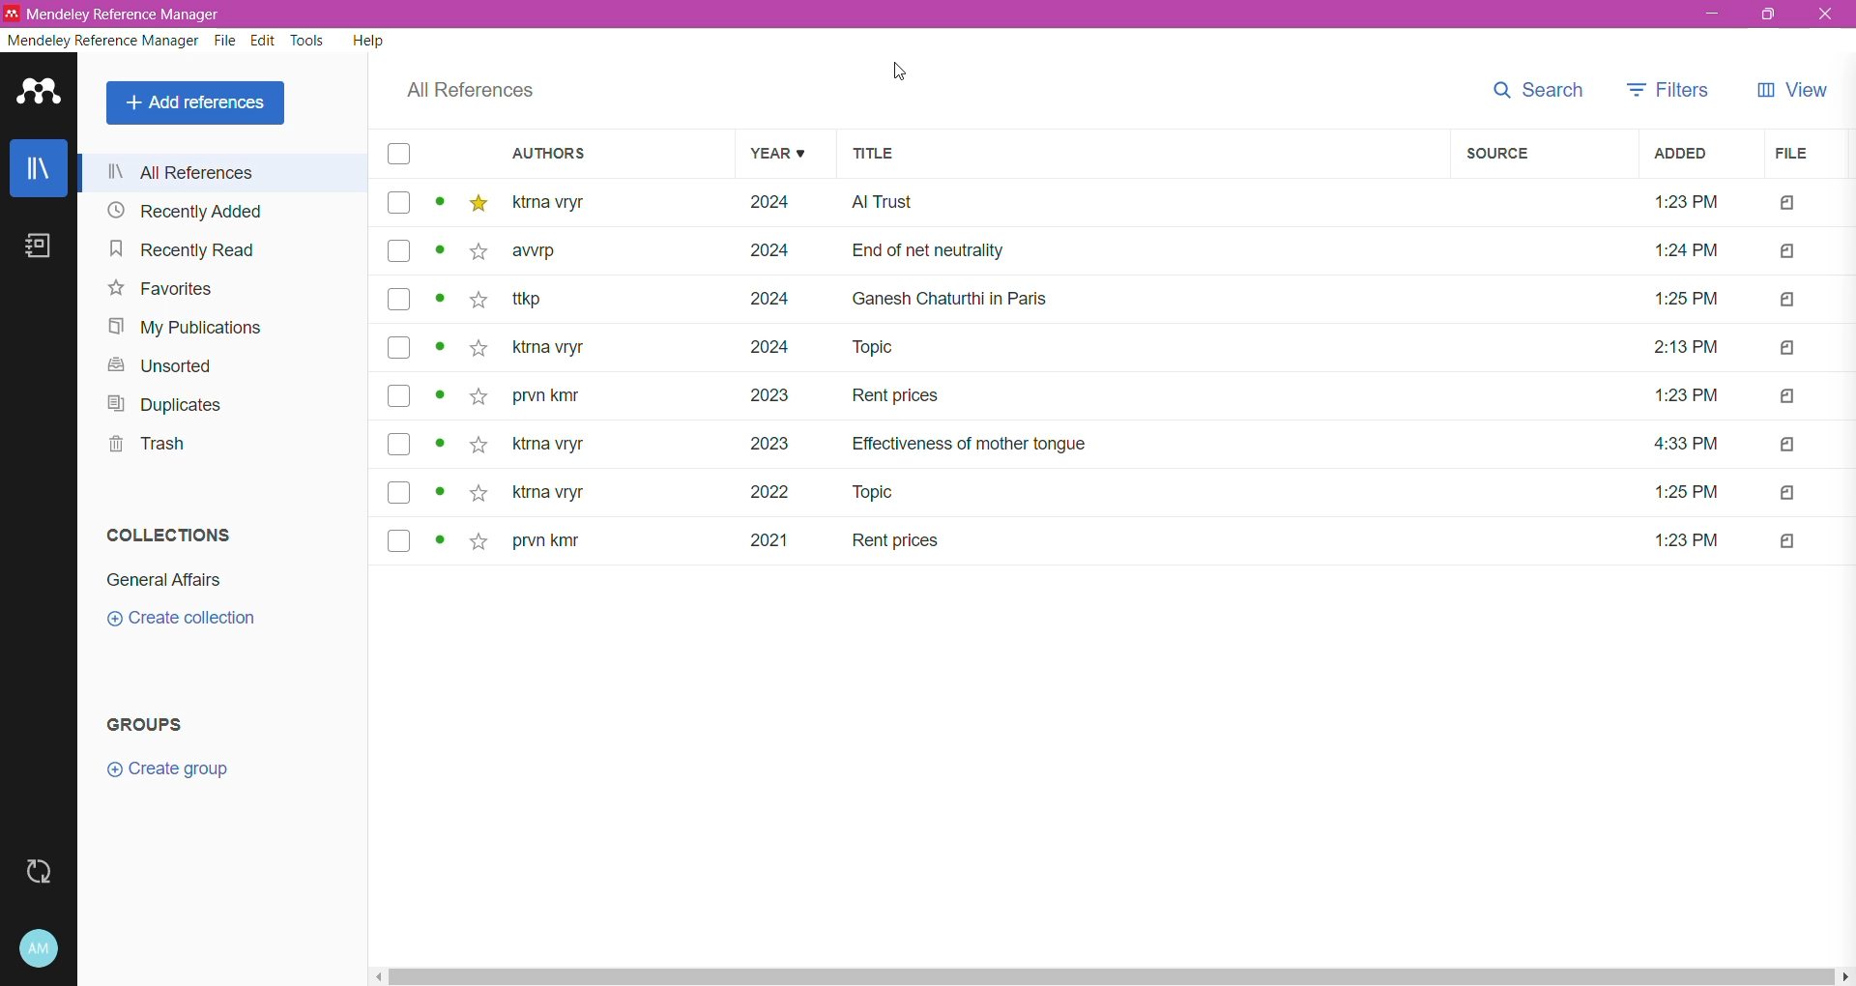 The width and height of the screenshot is (1856, 986). What do you see at coordinates (899, 395) in the screenshot?
I see `rent prices` at bounding box center [899, 395].